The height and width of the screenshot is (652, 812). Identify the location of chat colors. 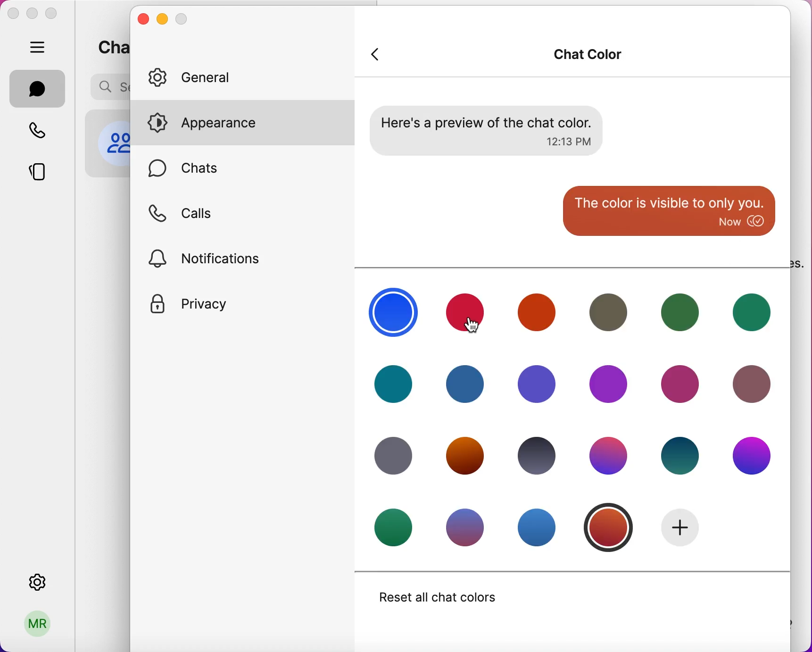
(571, 376).